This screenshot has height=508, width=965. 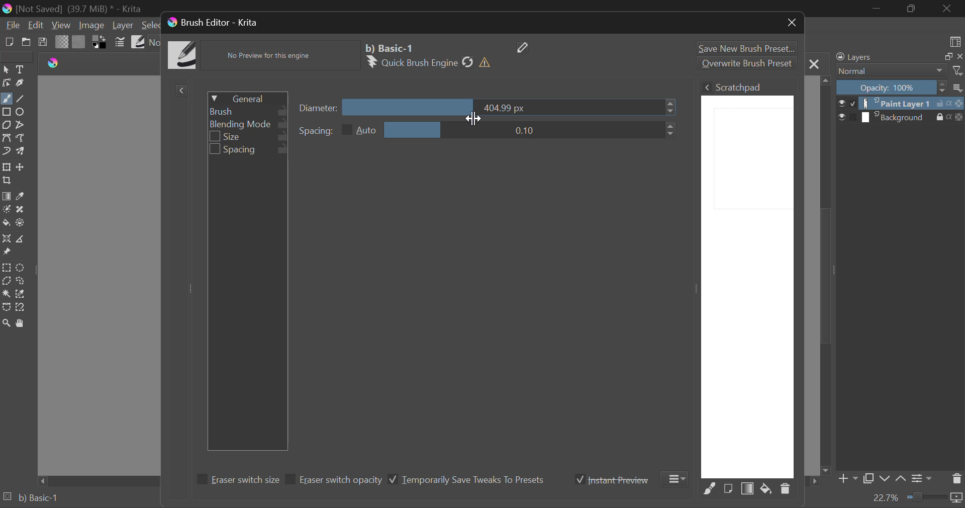 What do you see at coordinates (923, 478) in the screenshot?
I see `Layer Settings` at bounding box center [923, 478].